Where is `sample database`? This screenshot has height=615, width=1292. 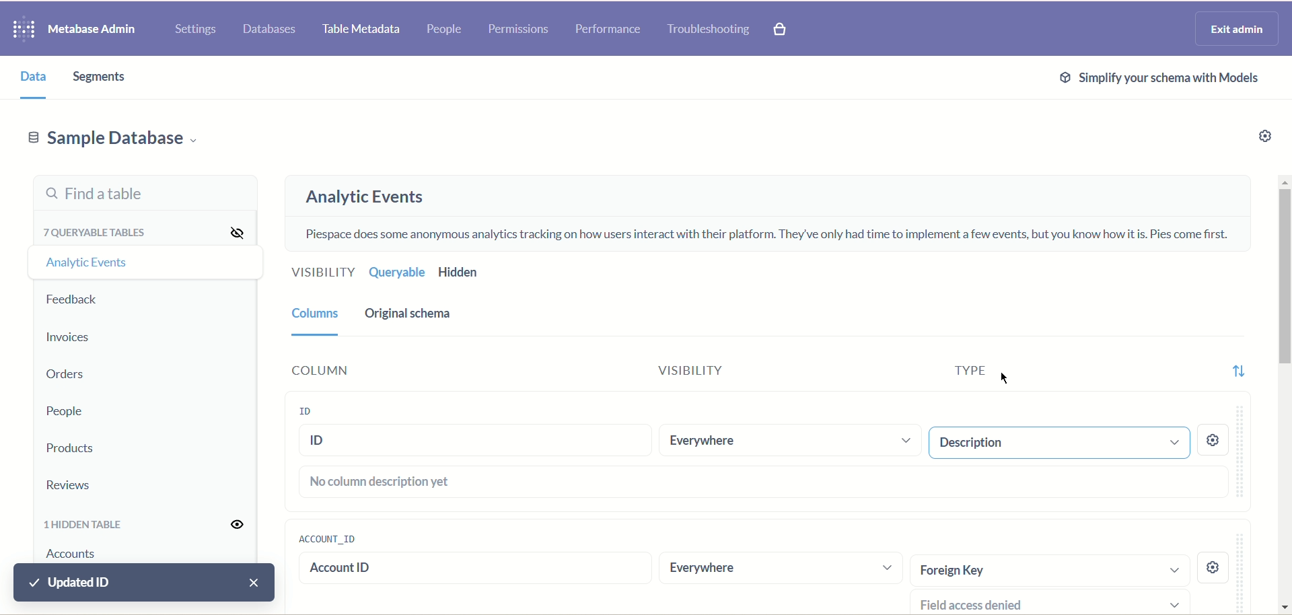 sample database is located at coordinates (111, 142).